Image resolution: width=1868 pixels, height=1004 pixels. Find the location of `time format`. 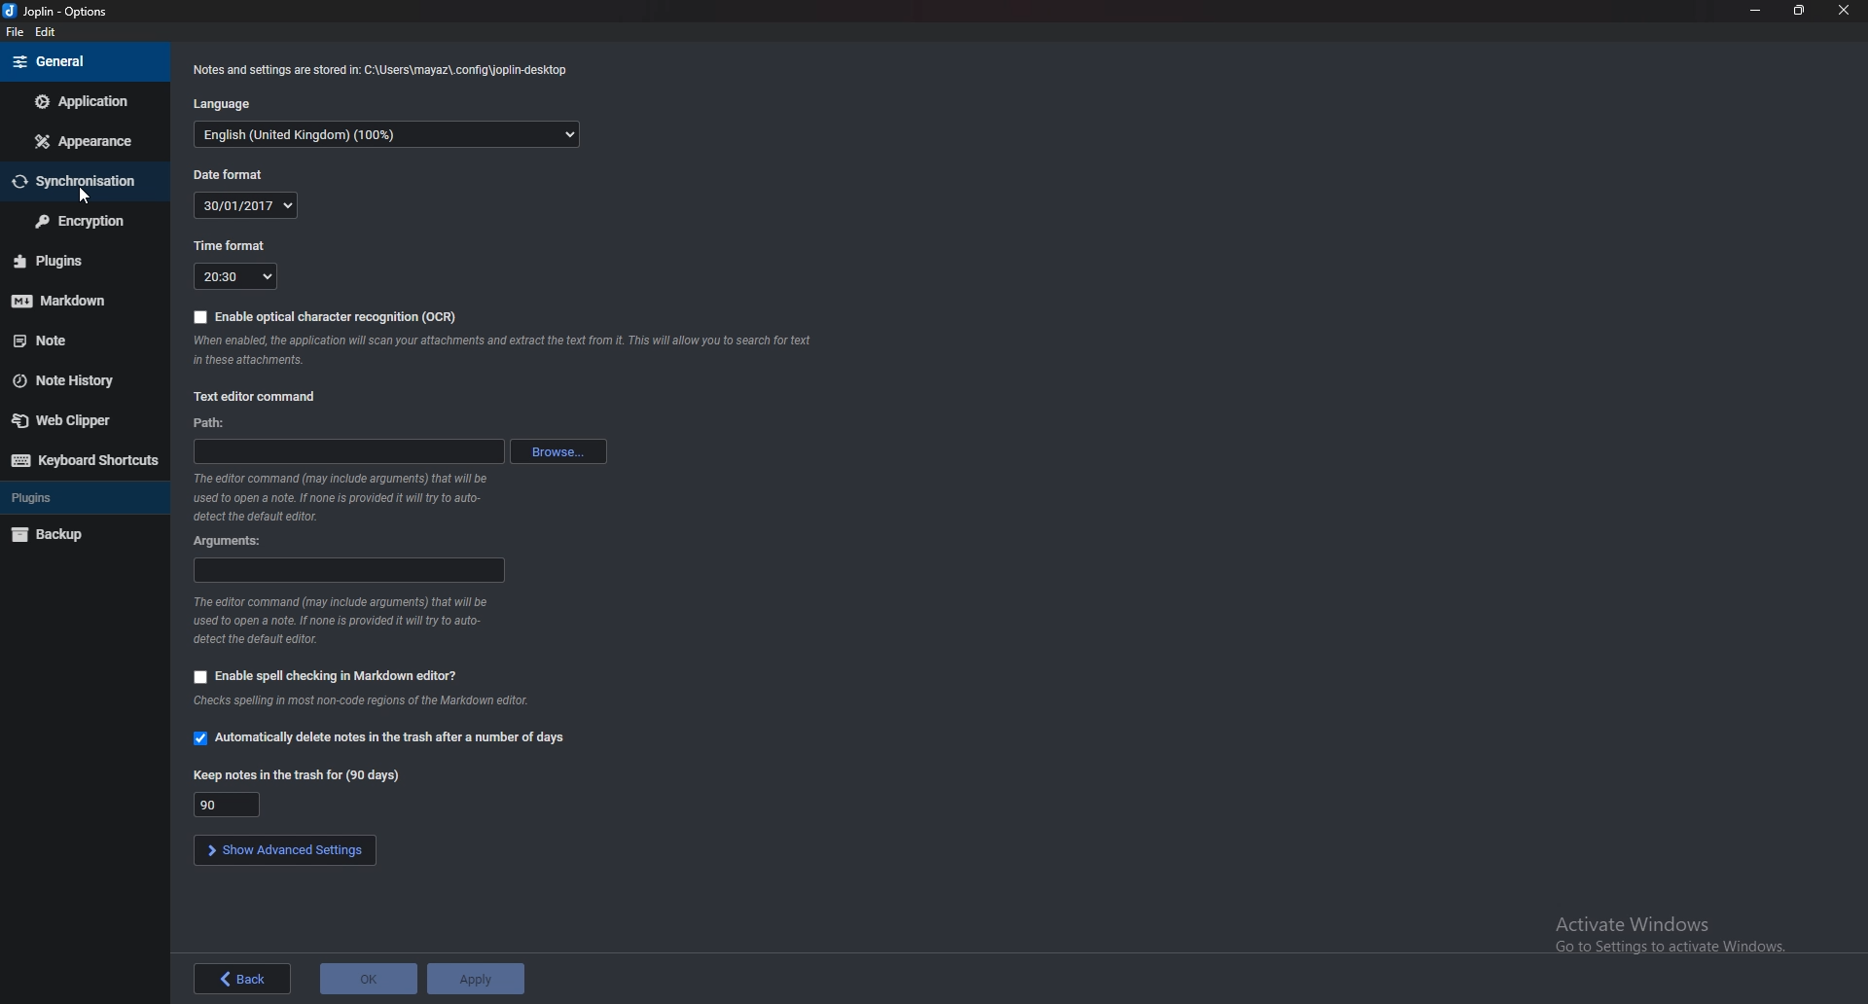

time format is located at coordinates (232, 244).